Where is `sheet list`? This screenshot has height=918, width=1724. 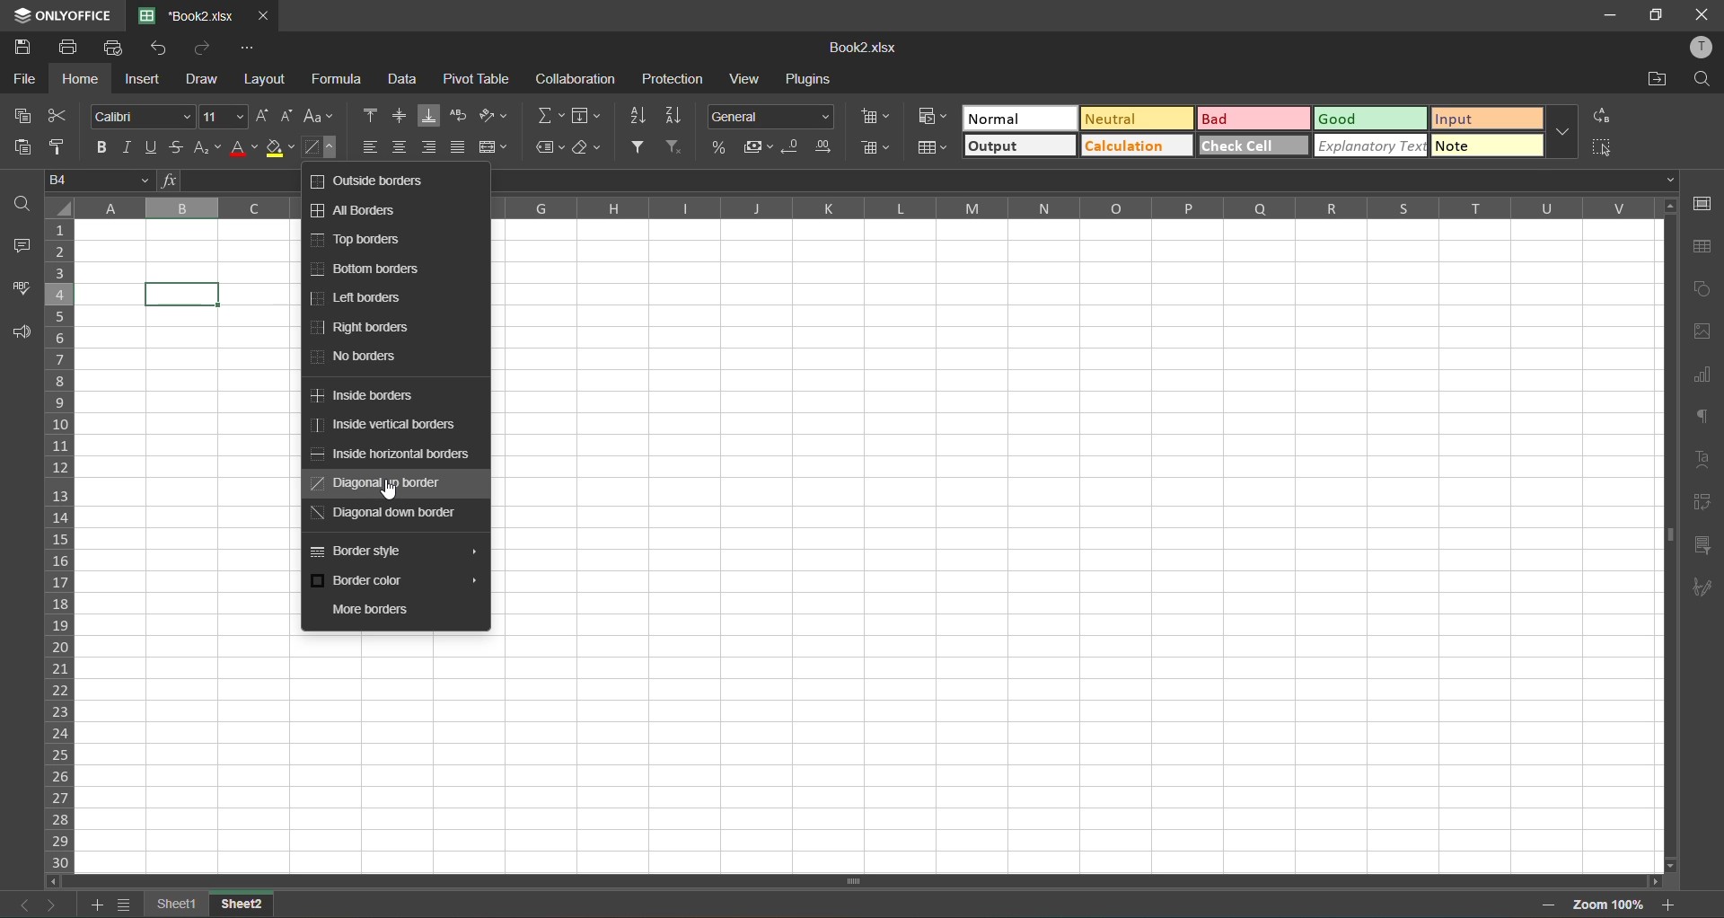 sheet list is located at coordinates (125, 905).